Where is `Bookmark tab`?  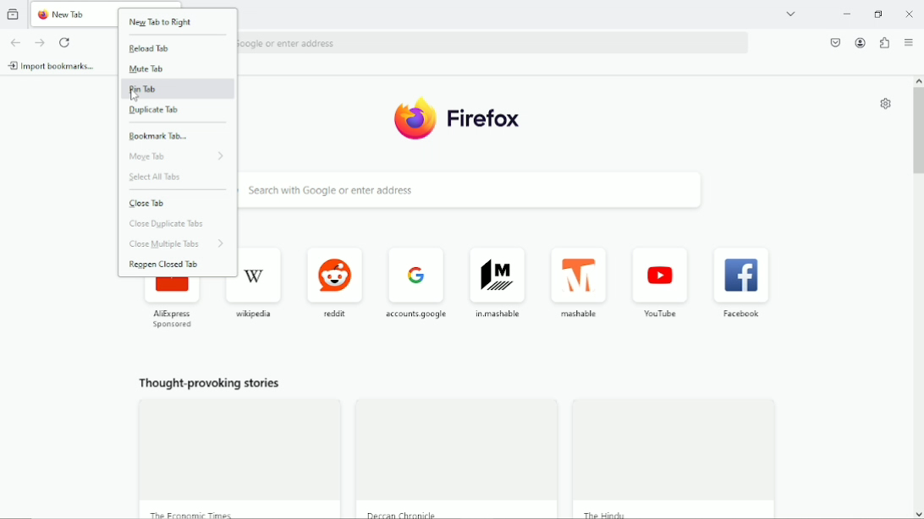
Bookmark tab is located at coordinates (160, 135).